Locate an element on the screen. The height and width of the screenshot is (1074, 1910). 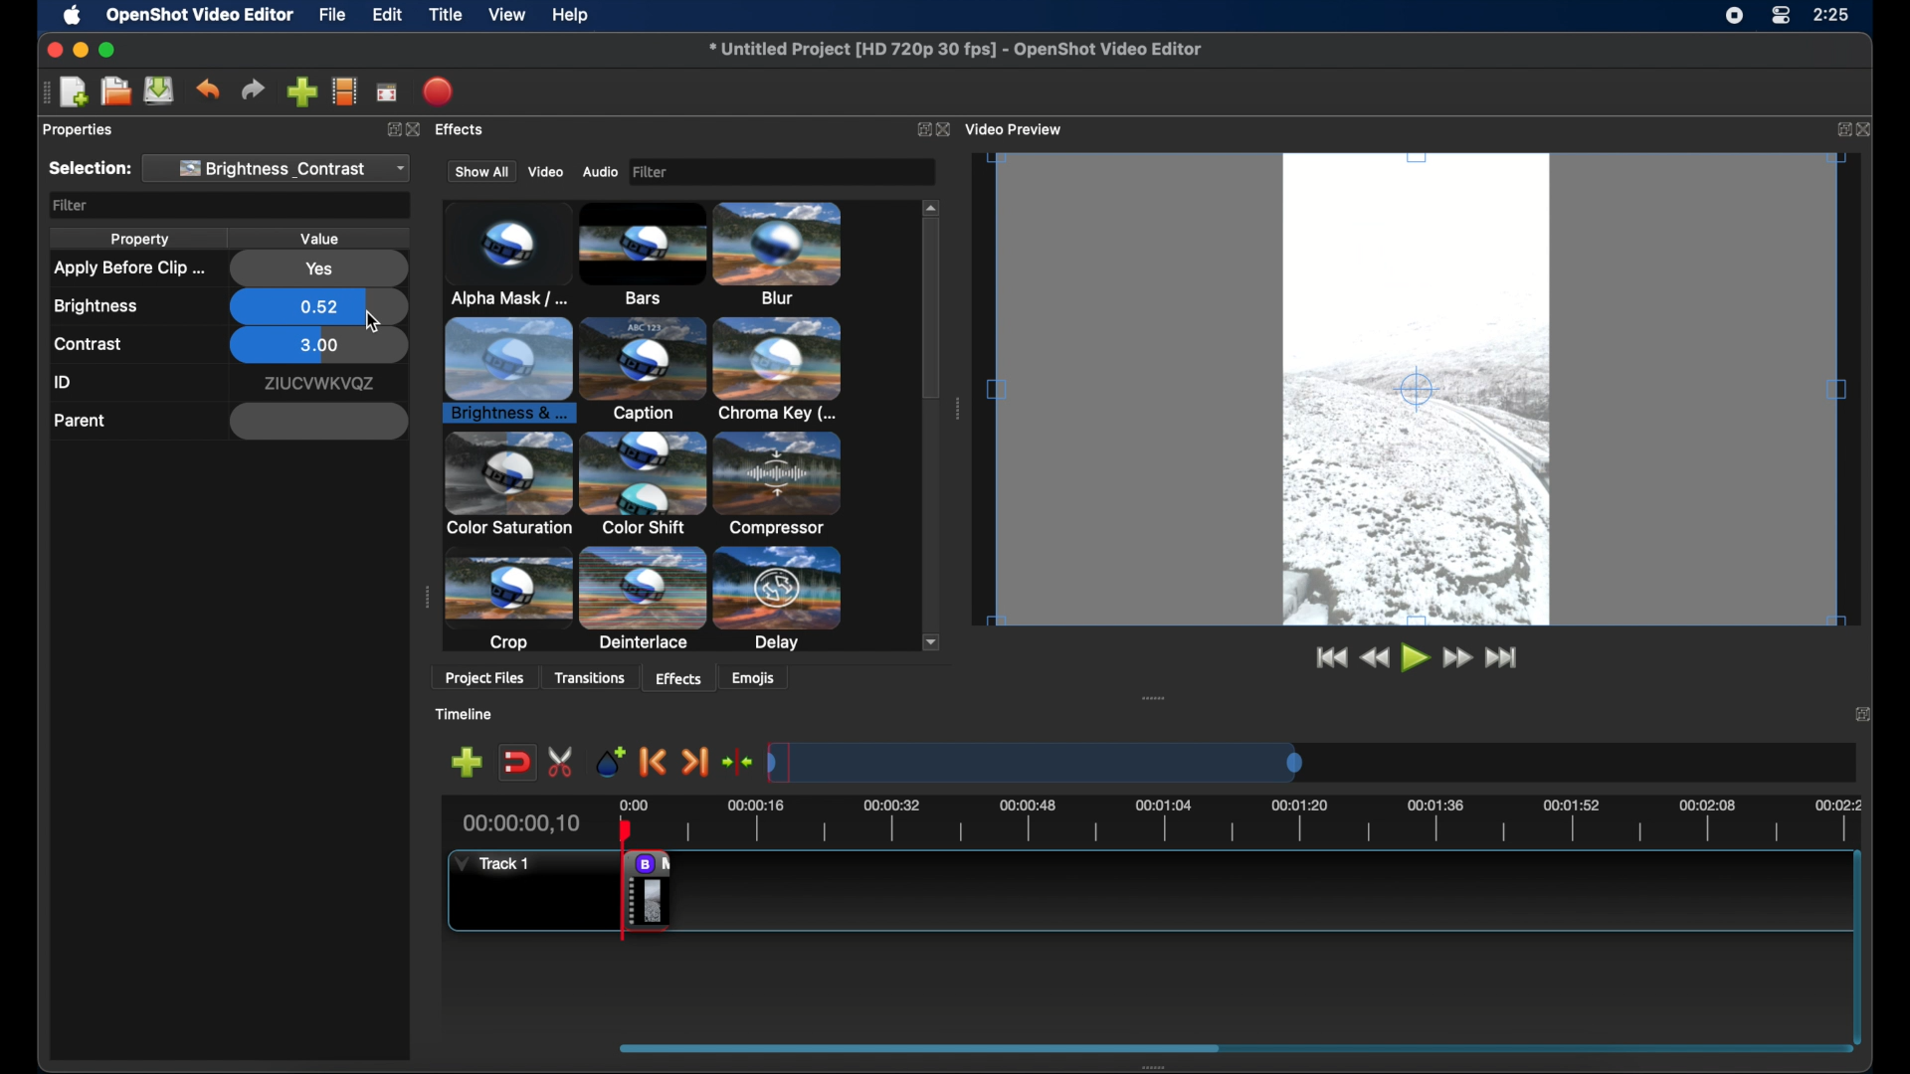
Filter is located at coordinates (777, 170).